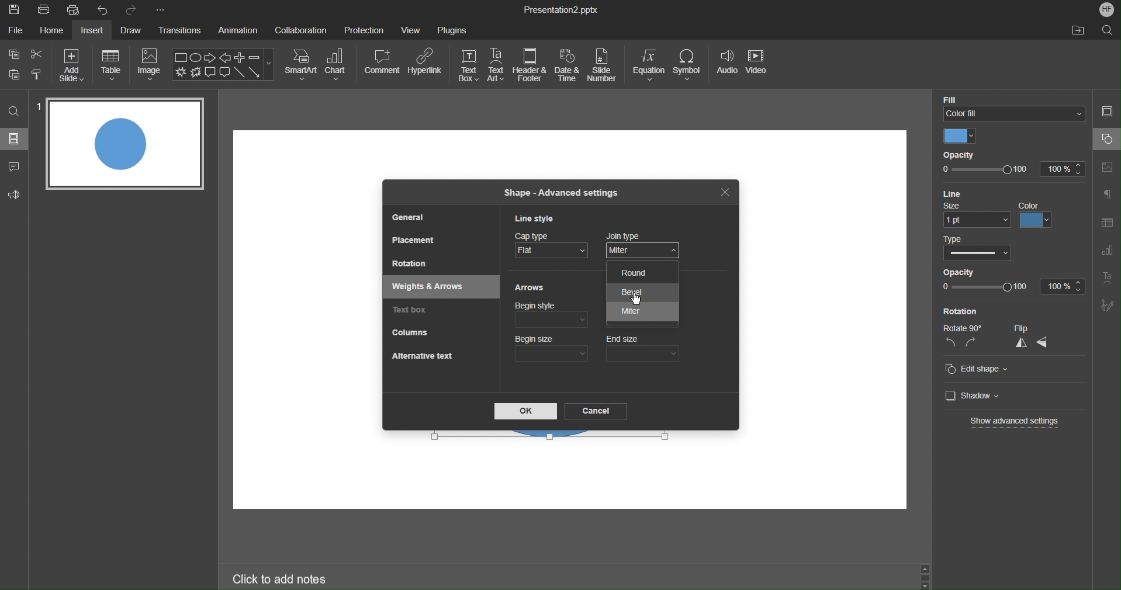 This screenshot has width=1121, height=590. Describe the element at coordinates (412, 30) in the screenshot. I see `View` at that location.